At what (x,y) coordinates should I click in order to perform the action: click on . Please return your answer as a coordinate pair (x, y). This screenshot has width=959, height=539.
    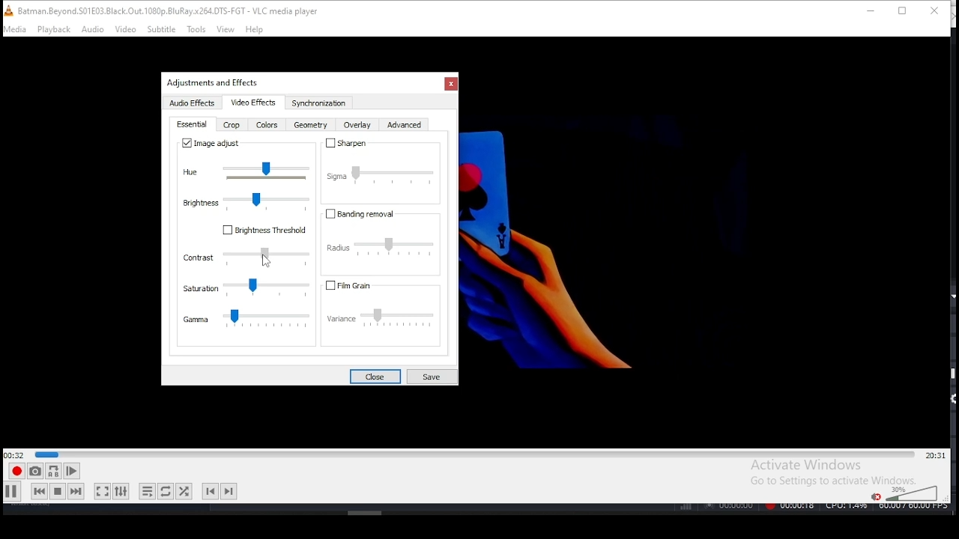
    Looking at the image, I should click on (605, 238).